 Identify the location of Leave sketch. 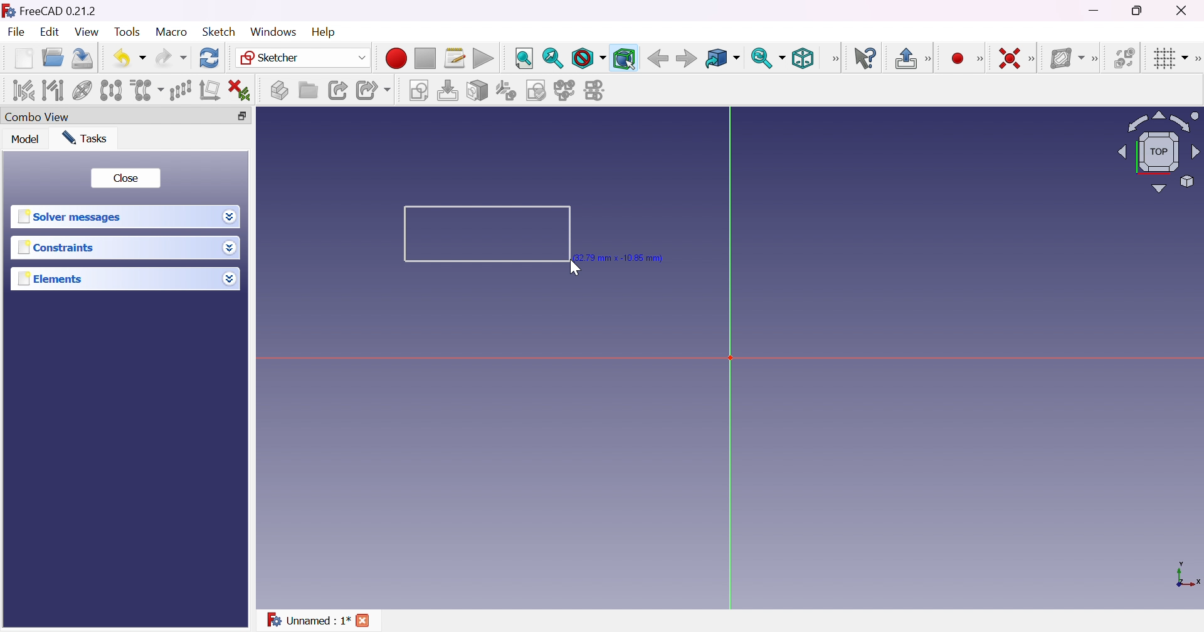
(904, 58).